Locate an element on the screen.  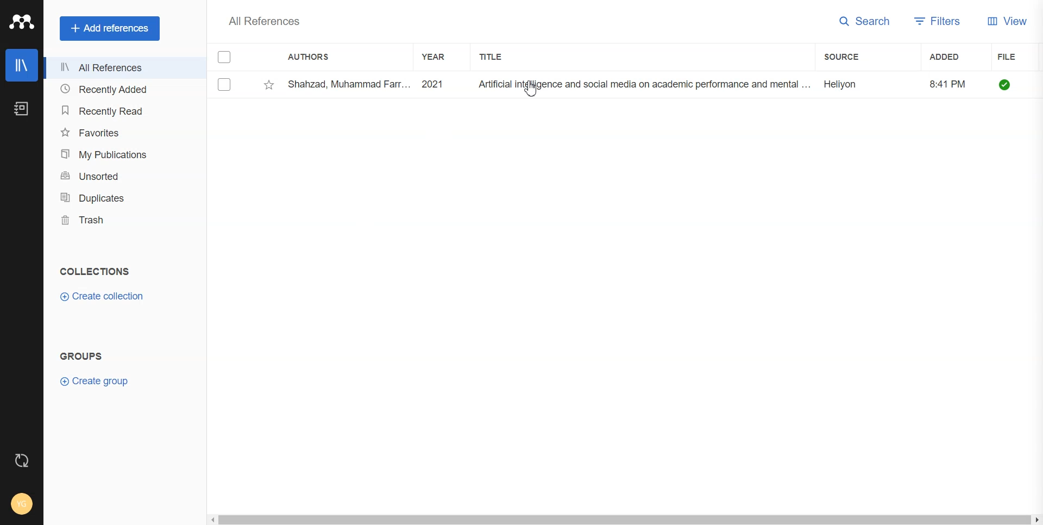
Checkmarks is located at coordinates (224, 56).